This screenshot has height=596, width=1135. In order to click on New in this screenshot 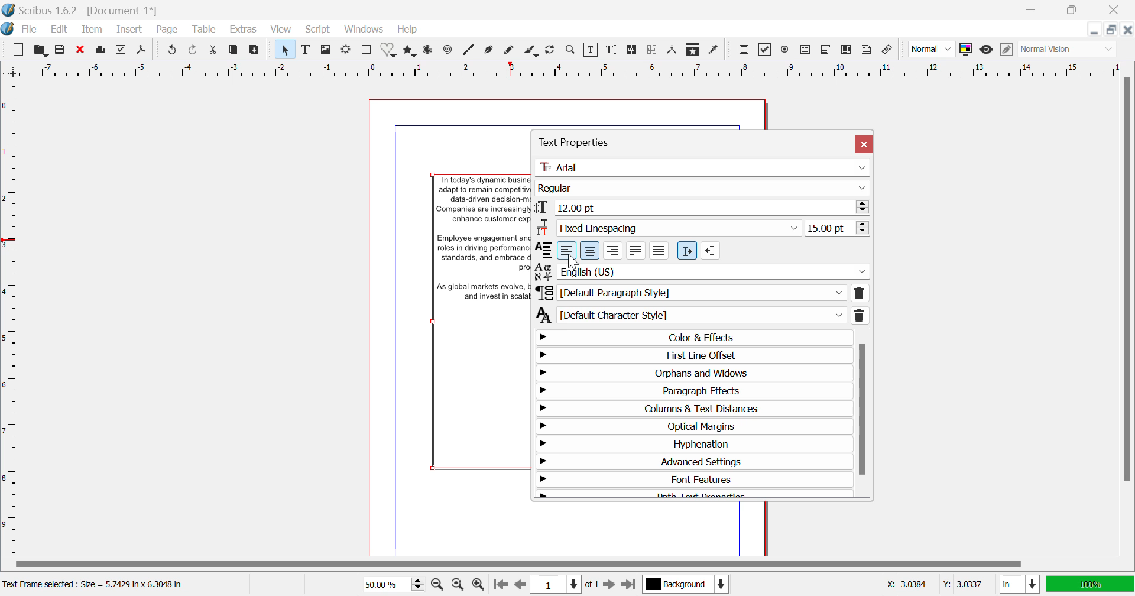, I will do `click(18, 47)`.